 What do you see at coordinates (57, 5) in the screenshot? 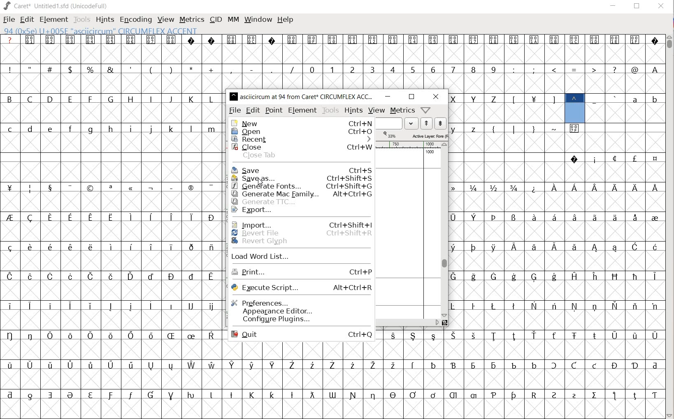
I see `caret* untitled1.sfd (unicodefull)` at bounding box center [57, 5].